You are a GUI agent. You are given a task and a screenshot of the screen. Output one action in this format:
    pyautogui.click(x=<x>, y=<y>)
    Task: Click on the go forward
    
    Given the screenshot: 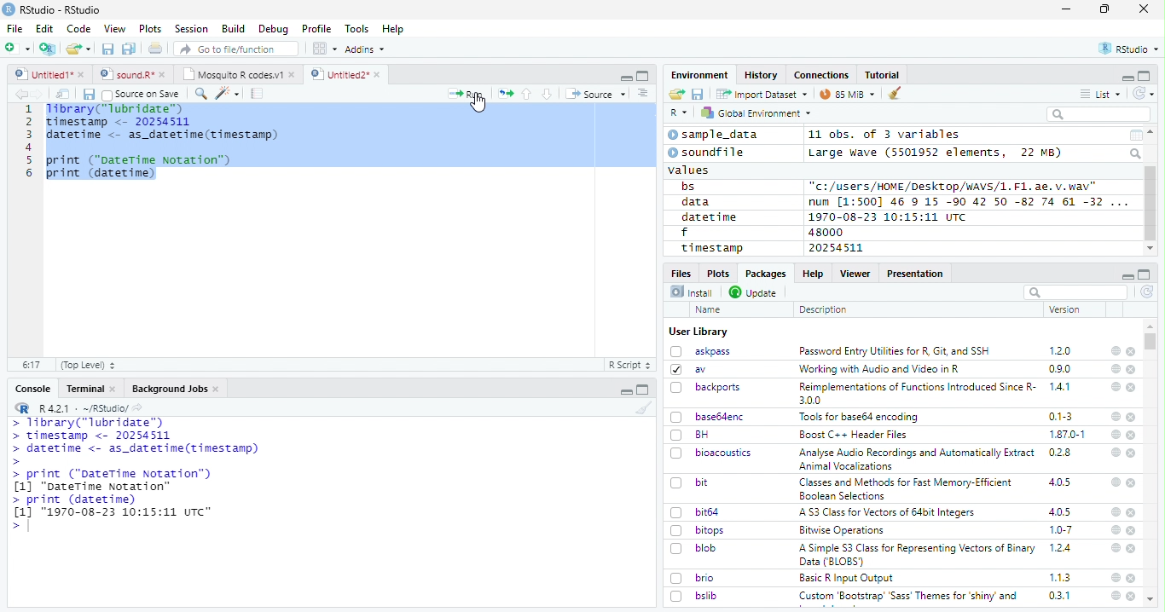 What is the action you would take?
    pyautogui.click(x=41, y=94)
    